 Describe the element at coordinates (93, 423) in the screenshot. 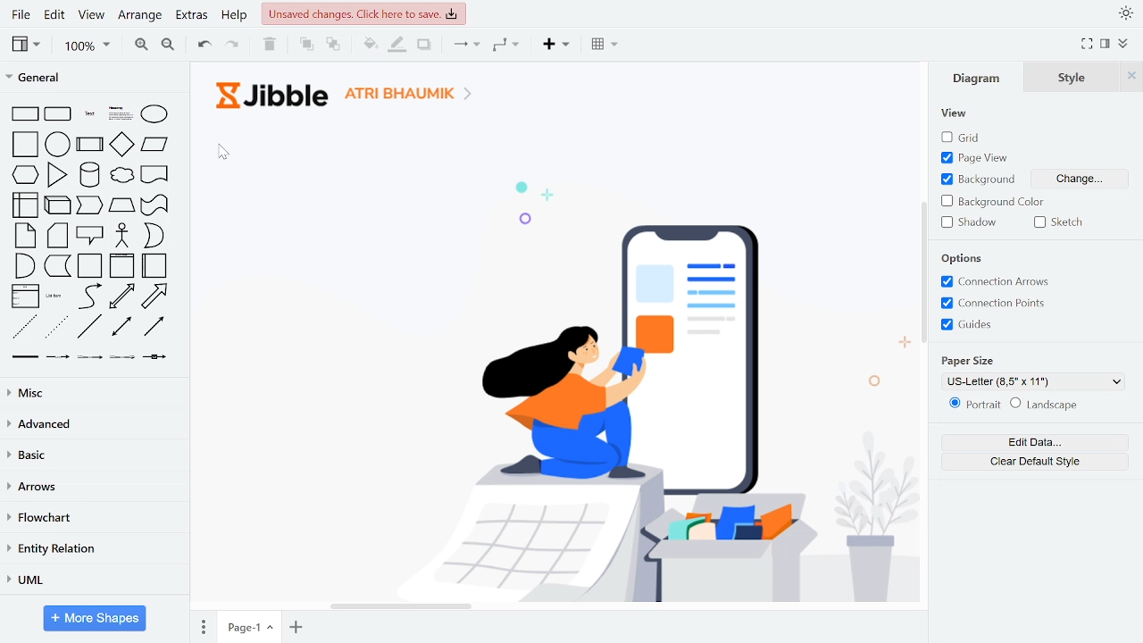

I see `advanced` at that location.